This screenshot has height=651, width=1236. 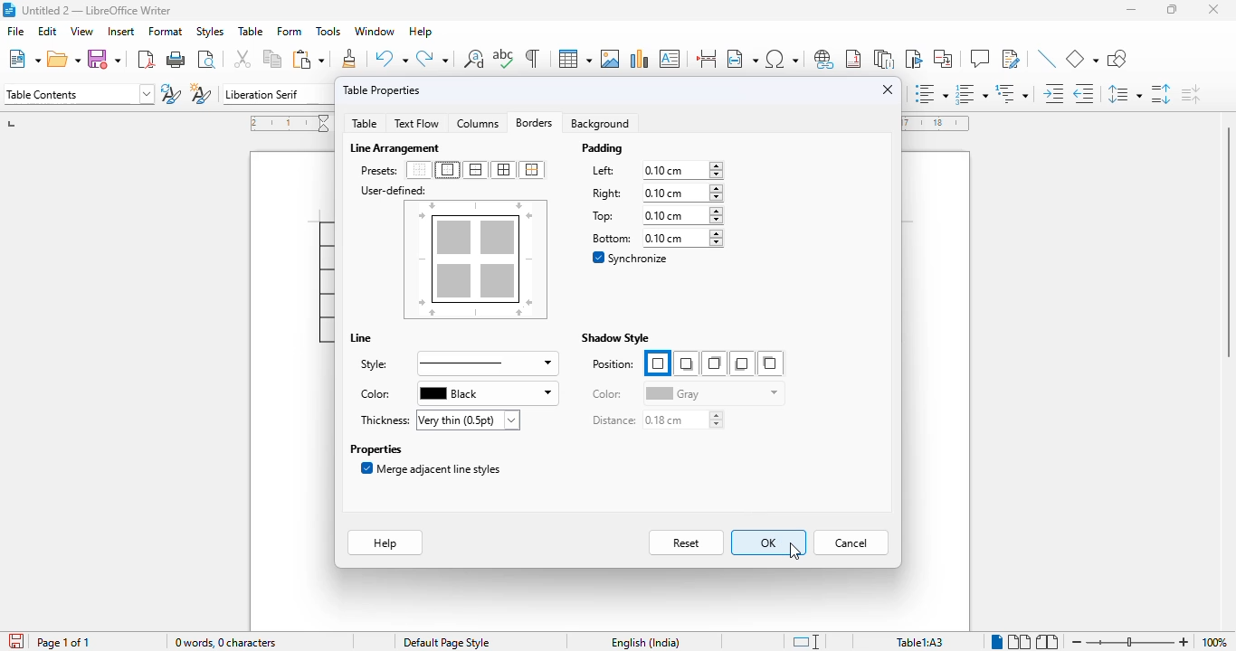 What do you see at coordinates (376, 32) in the screenshot?
I see `window` at bounding box center [376, 32].